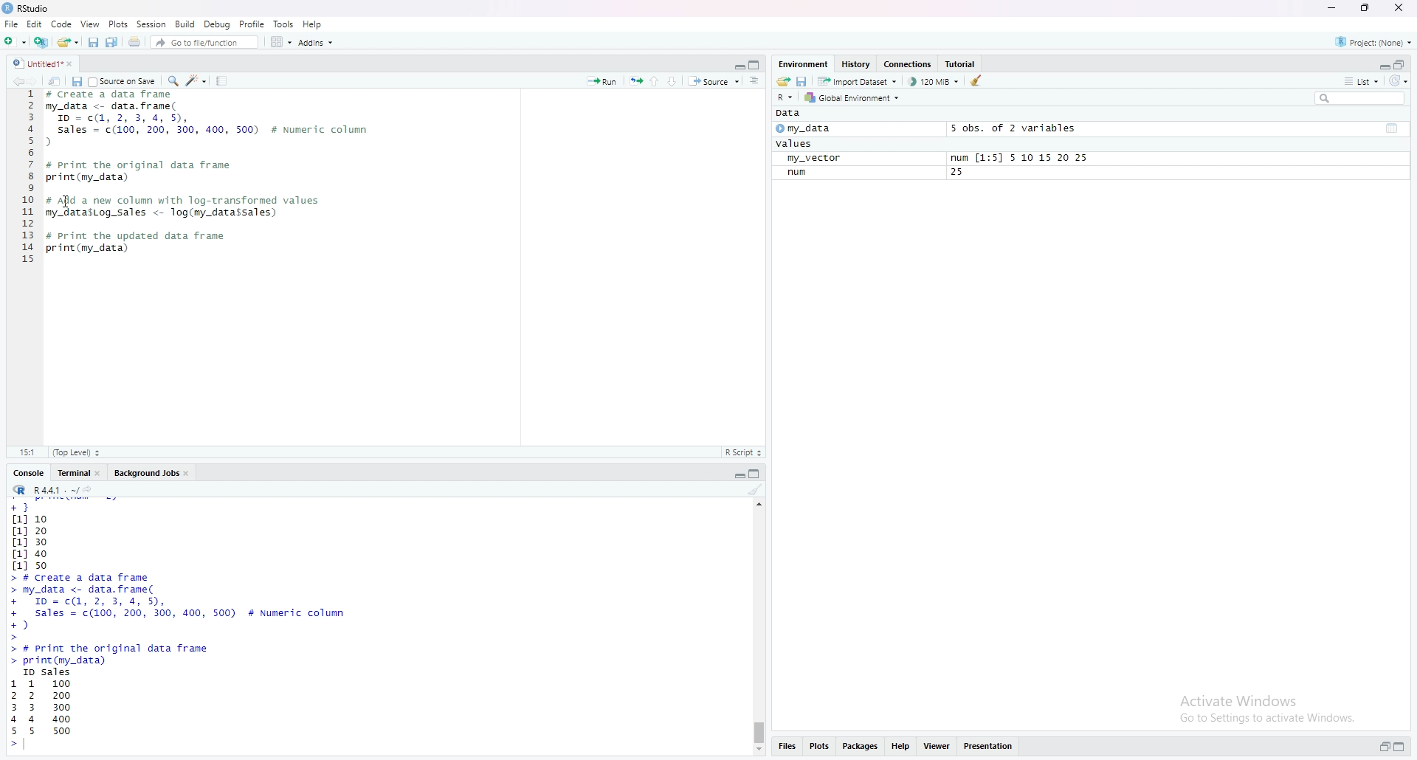 The image size is (1417, 760). What do you see at coordinates (10, 749) in the screenshot?
I see `prompt cursor` at bounding box center [10, 749].